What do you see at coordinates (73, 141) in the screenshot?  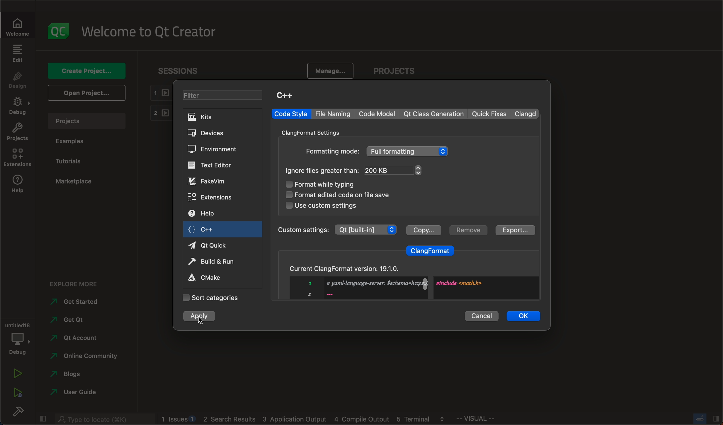 I see `examples` at bounding box center [73, 141].